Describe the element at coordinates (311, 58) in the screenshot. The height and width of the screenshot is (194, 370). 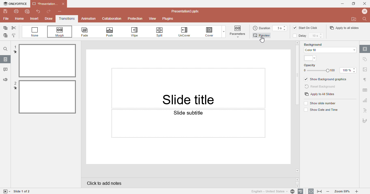
I see `Themes color` at that location.